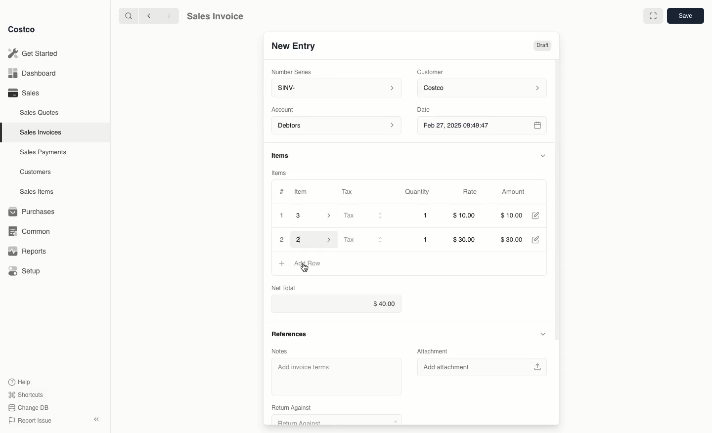 The width and height of the screenshot is (712, 433). What do you see at coordinates (26, 251) in the screenshot?
I see `Reports` at bounding box center [26, 251].